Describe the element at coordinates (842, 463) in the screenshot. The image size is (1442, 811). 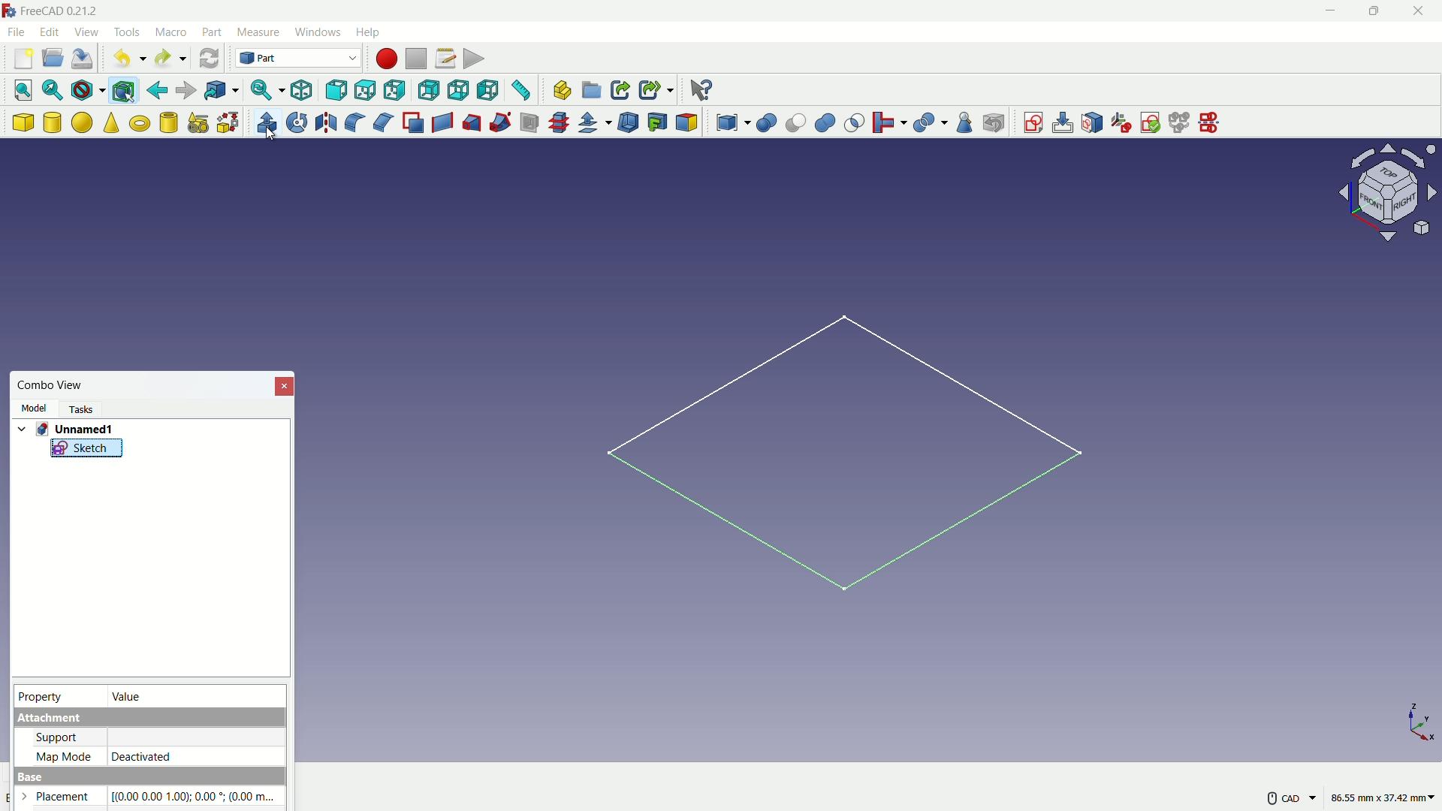
I see `sketch` at that location.